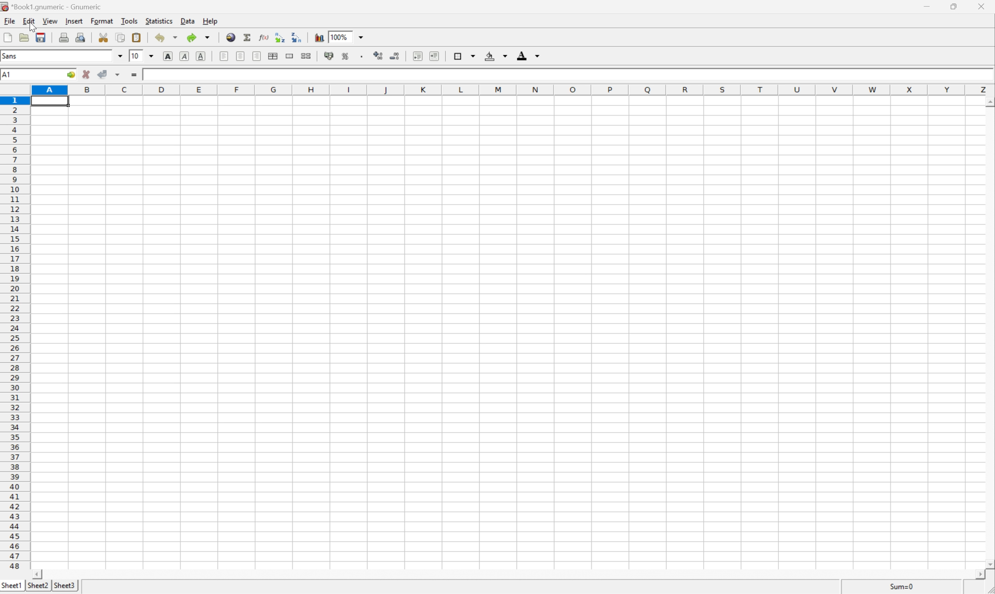 The height and width of the screenshot is (594, 995). Describe the element at coordinates (435, 56) in the screenshot. I see `increase indent` at that location.